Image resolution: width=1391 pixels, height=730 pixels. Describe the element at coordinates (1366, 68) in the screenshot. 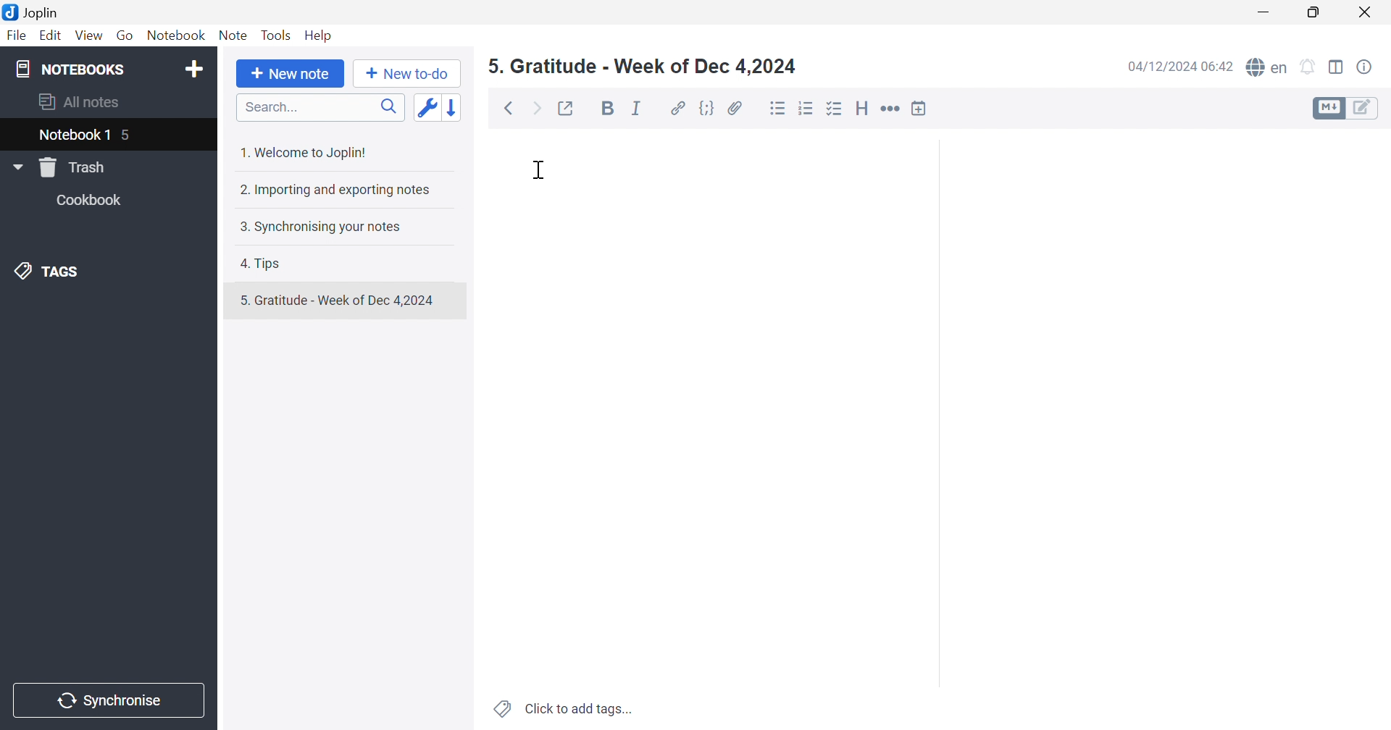

I see `Note properties` at that location.